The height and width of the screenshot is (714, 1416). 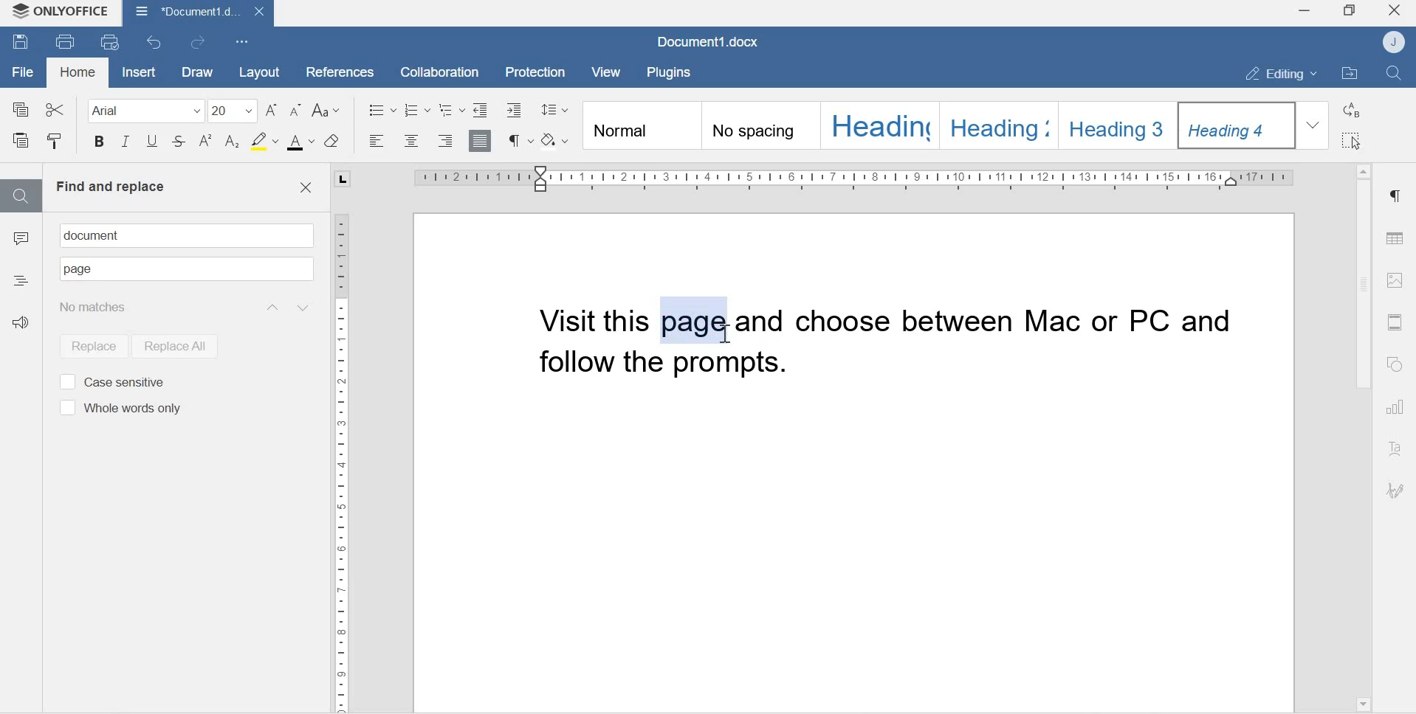 What do you see at coordinates (179, 143) in the screenshot?
I see `Strikethrough` at bounding box center [179, 143].